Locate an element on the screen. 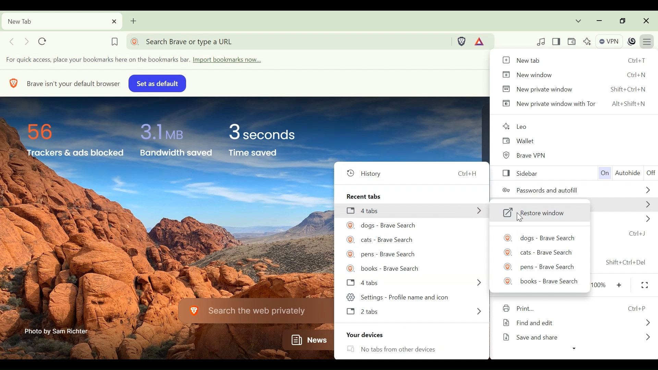  Show/Hide Sidebar is located at coordinates (558, 41).